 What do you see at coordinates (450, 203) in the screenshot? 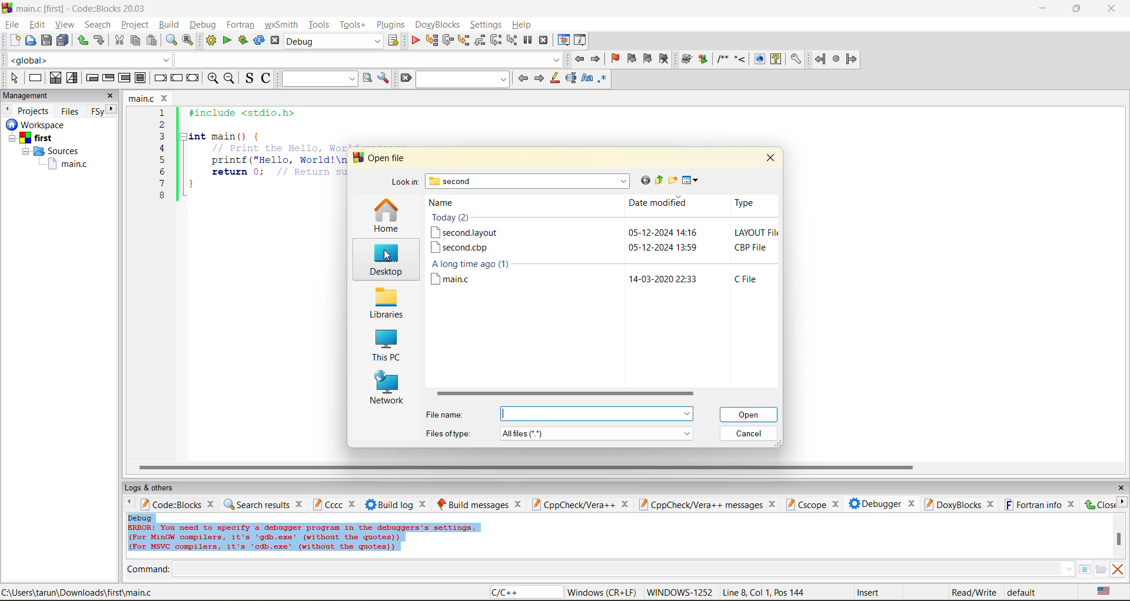
I see `name` at bounding box center [450, 203].